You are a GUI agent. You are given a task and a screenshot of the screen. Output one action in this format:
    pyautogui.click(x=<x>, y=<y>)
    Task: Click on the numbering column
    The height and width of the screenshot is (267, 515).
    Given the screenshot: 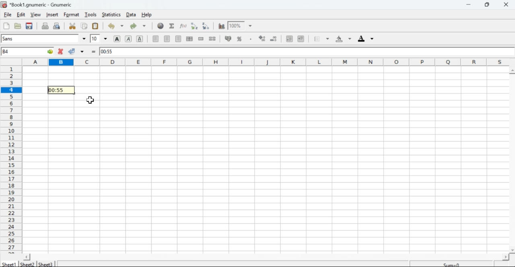 What is the action you would take?
    pyautogui.click(x=11, y=160)
    